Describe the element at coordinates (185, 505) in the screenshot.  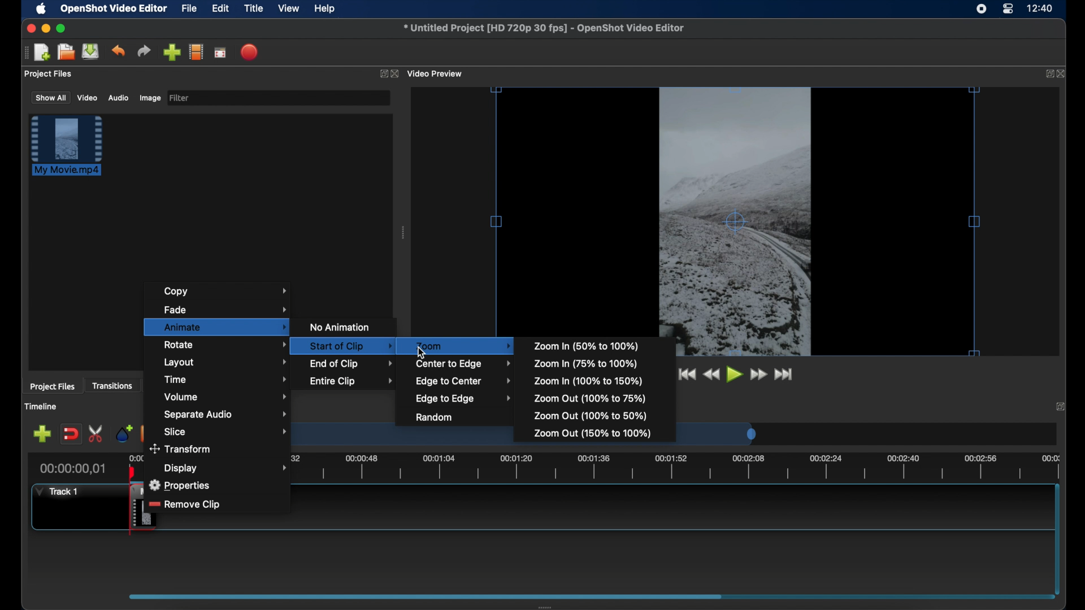
I see `remove clip` at that location.